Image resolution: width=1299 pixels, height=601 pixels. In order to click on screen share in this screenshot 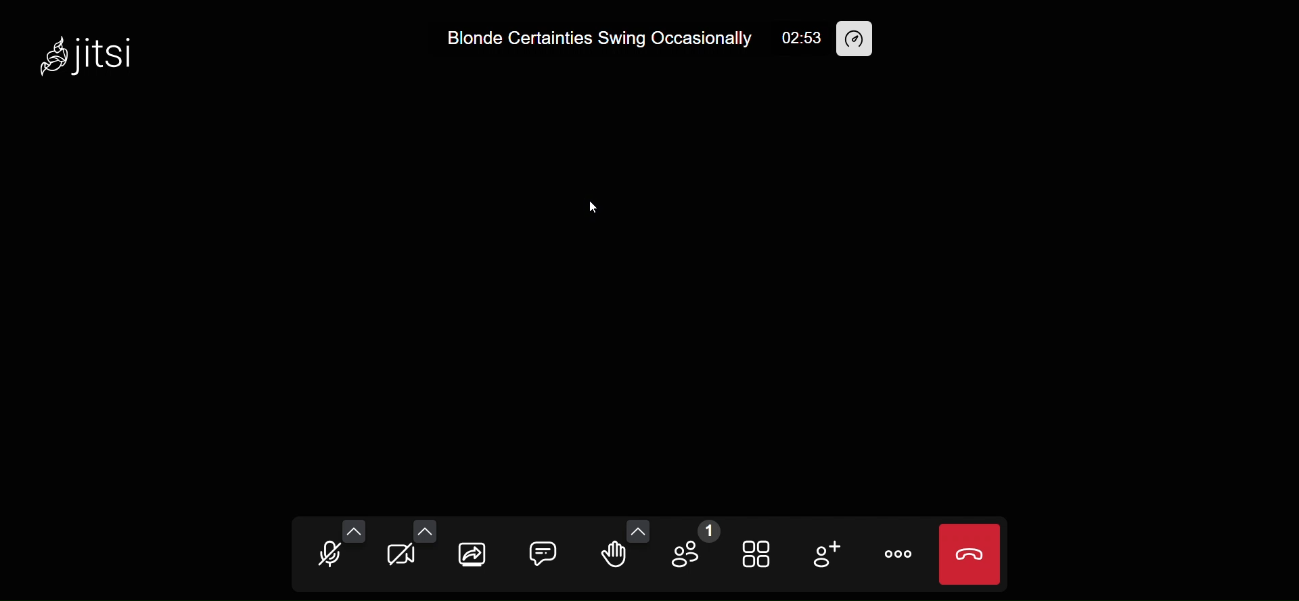, I will do `click(472, 554)`.